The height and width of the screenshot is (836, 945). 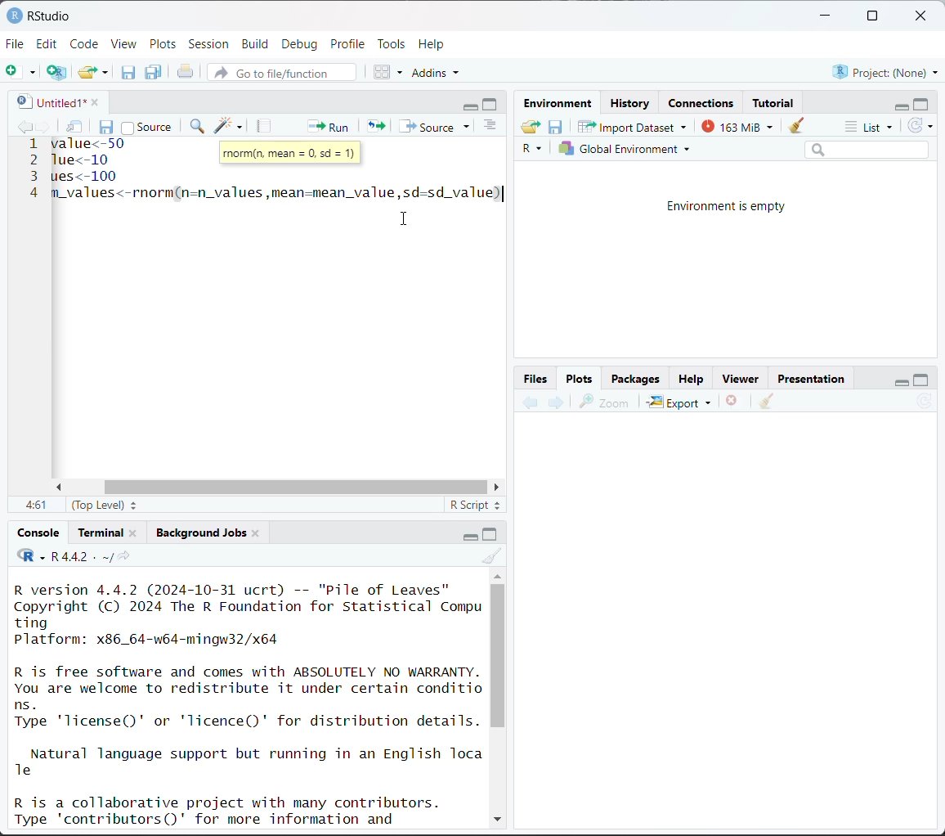 I want to click on load workspace, so click(x=533, y=128).